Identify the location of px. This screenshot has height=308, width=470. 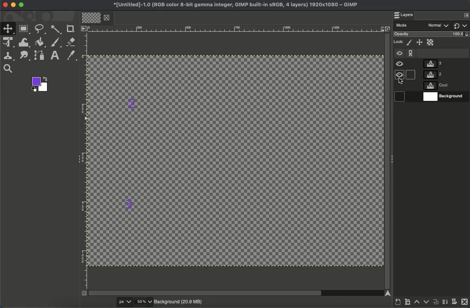
(119, 302).